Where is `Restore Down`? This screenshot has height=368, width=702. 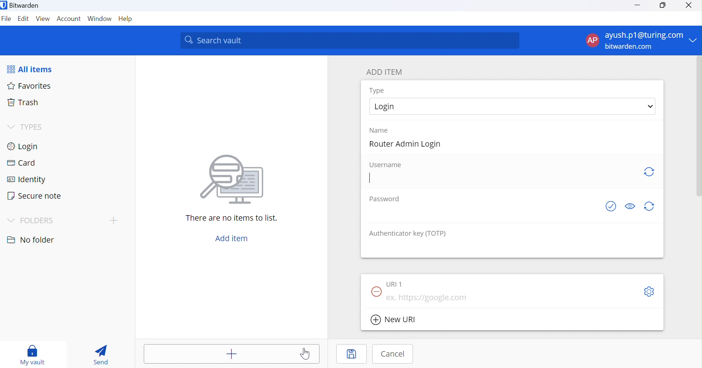 Restore Down is located at coordinates (662, 5).